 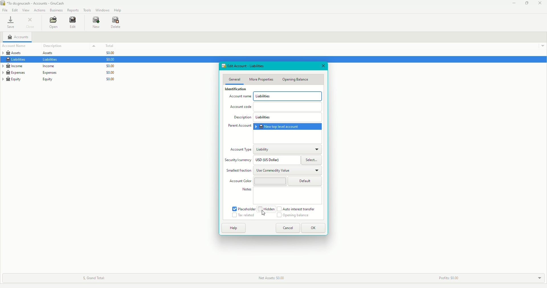 I want to click on Edit, so click(x=72, y=24).